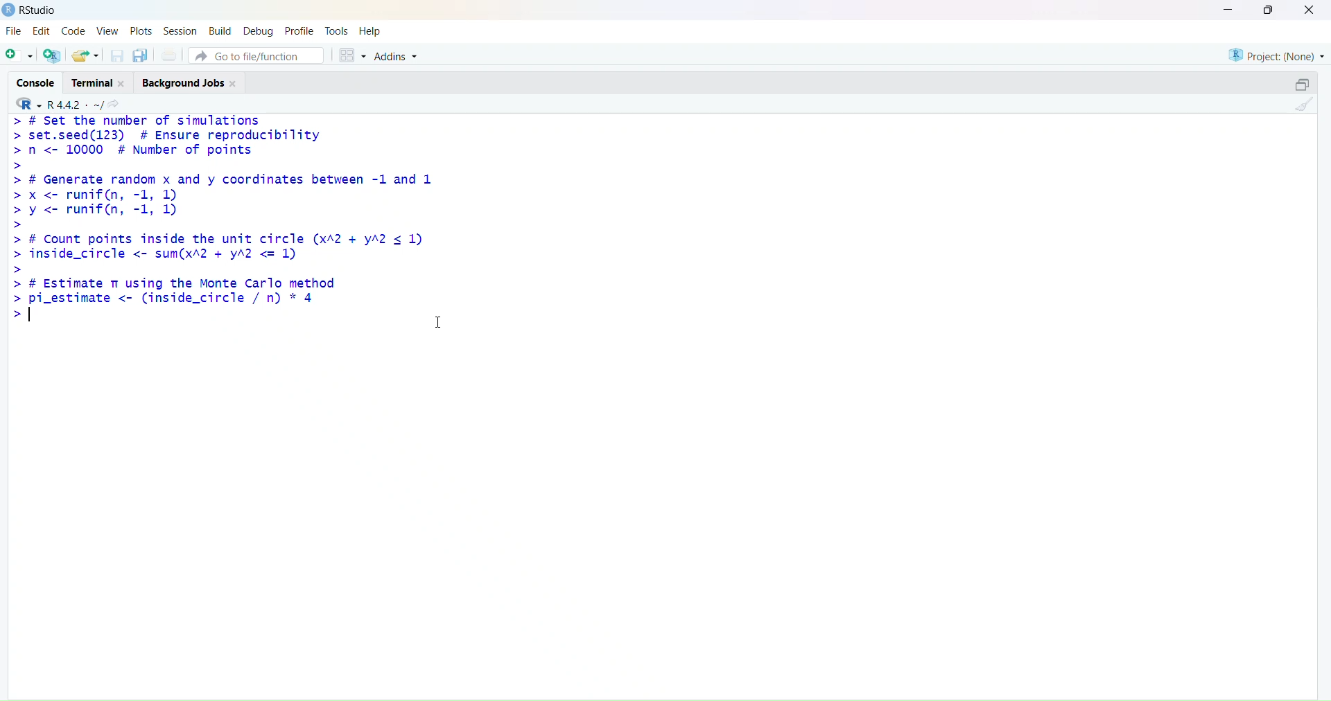 This screenshot has height=701, width=1331. What do you see at coordinates (107, 29) in the screenshot?
I see `View` at bounding box center [107, 29].